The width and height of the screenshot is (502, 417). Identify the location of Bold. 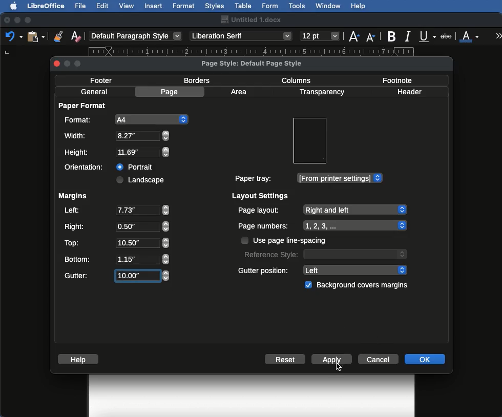
(392, 36).